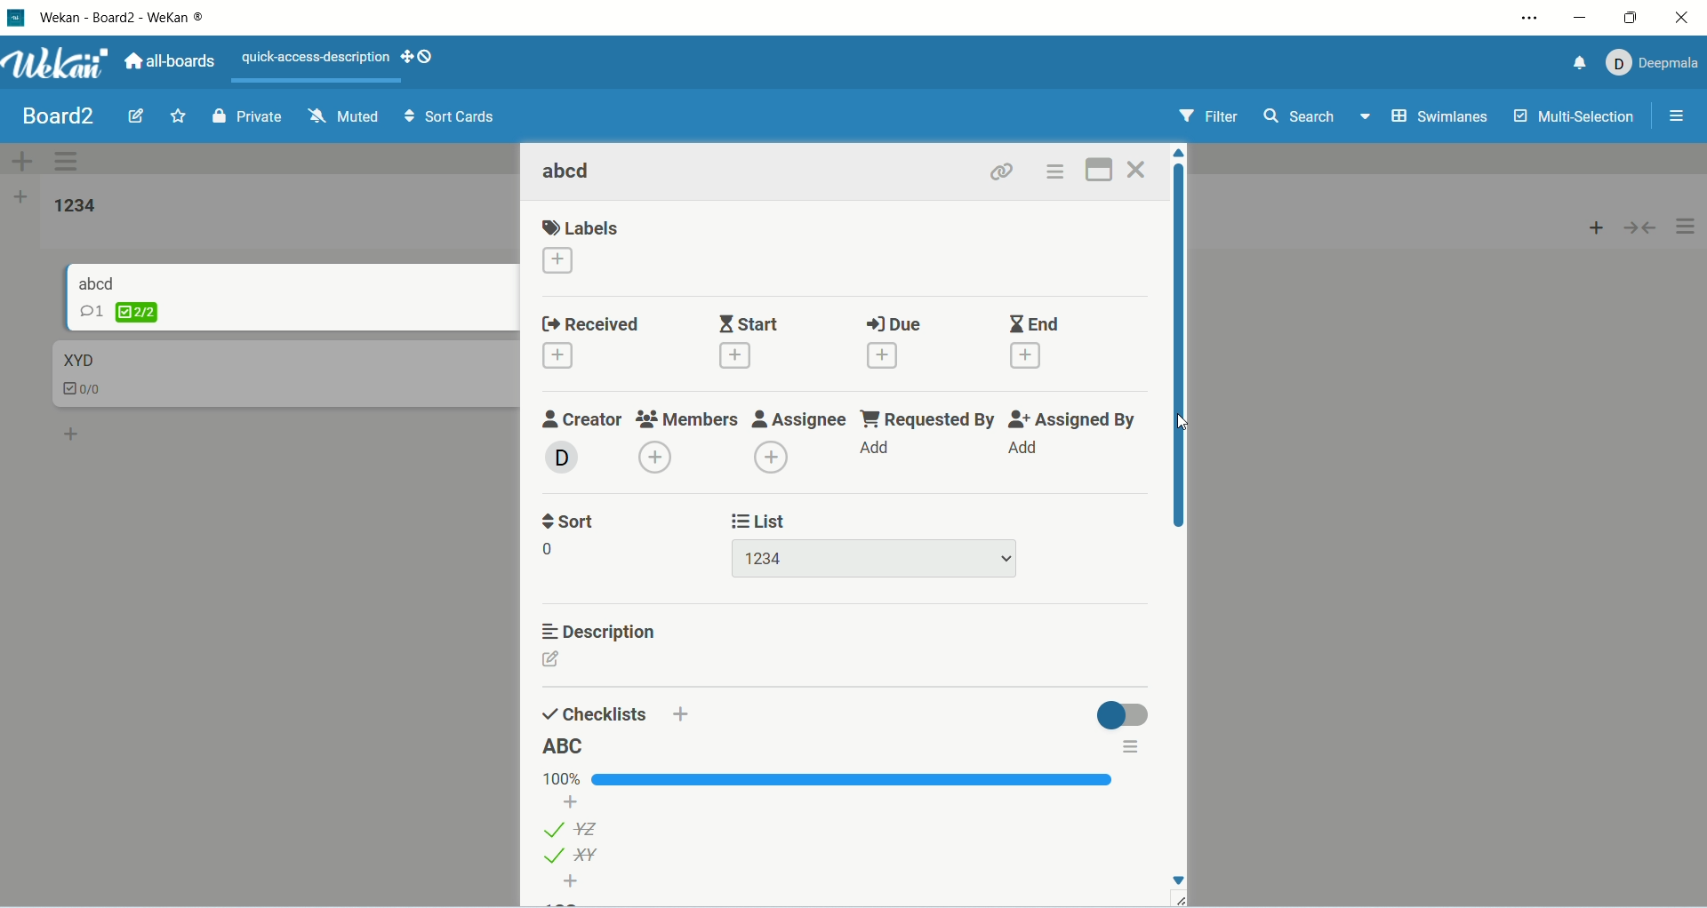  I want to click on add, so click(685, 713).